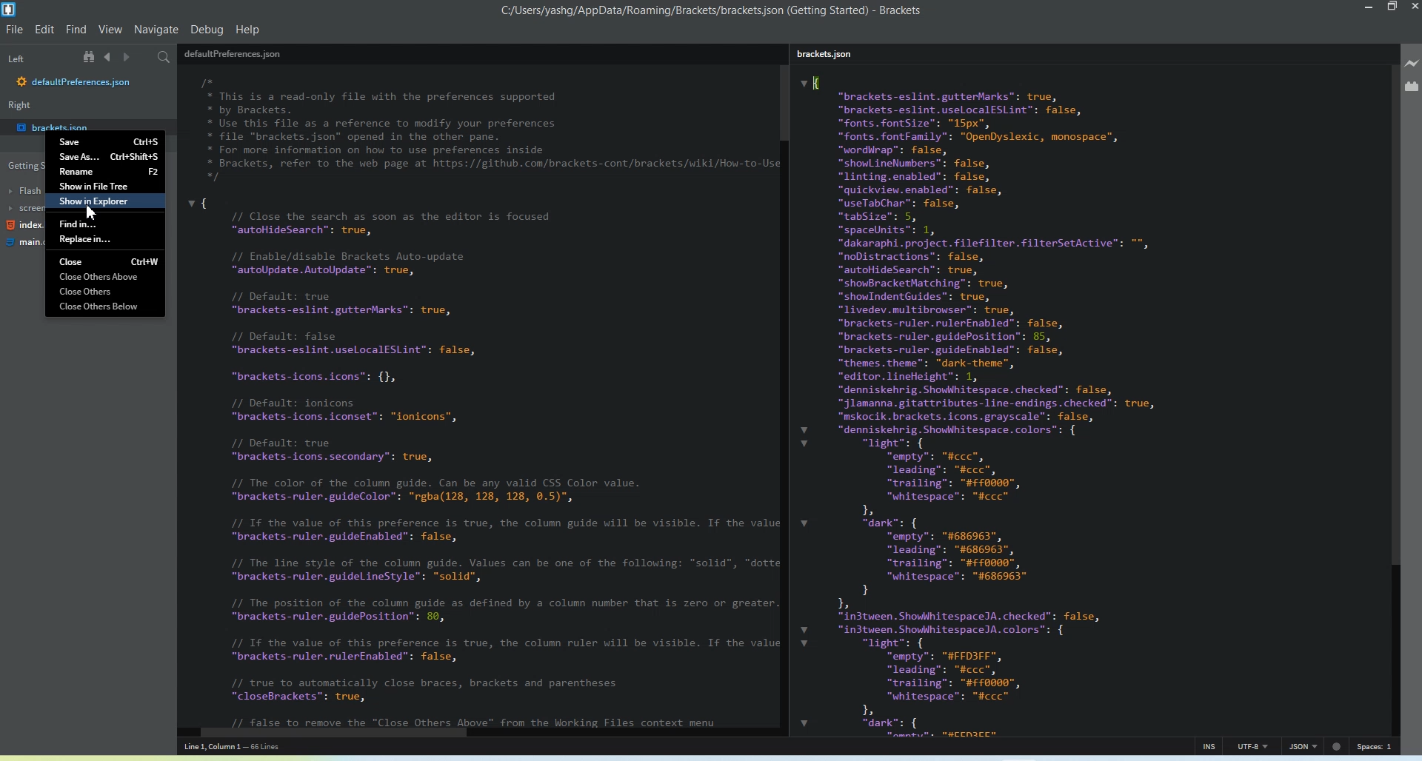 The height and width of the screenshot is (761, 1422). I want to click on Find in, so click(104, 224).